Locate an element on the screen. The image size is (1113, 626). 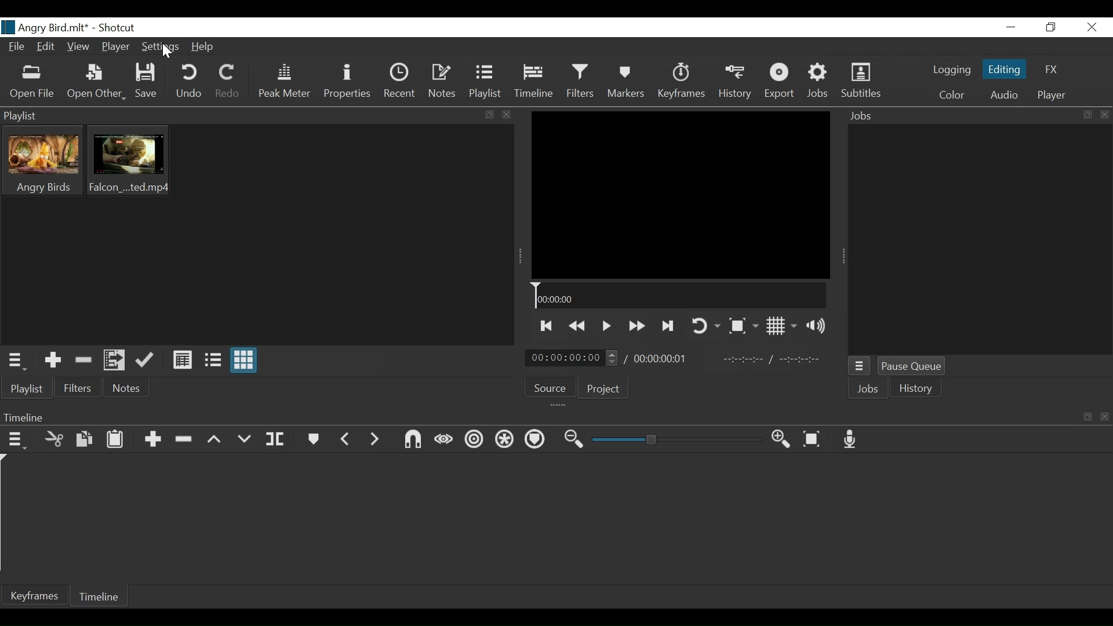
Toggle play or pause (space) is located at coordinates (607, 326).